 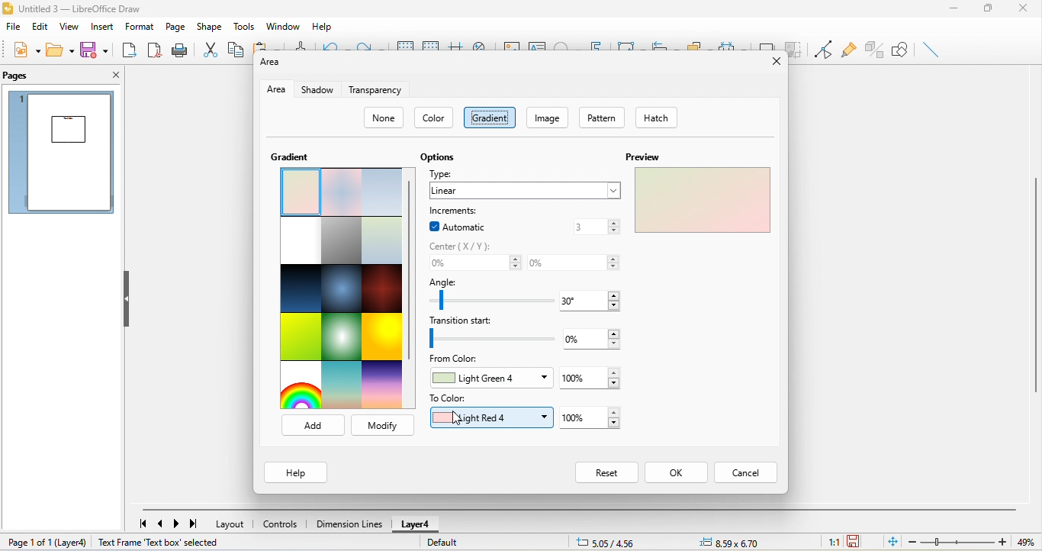 I want to click on preview, so click(x=700, y=201).